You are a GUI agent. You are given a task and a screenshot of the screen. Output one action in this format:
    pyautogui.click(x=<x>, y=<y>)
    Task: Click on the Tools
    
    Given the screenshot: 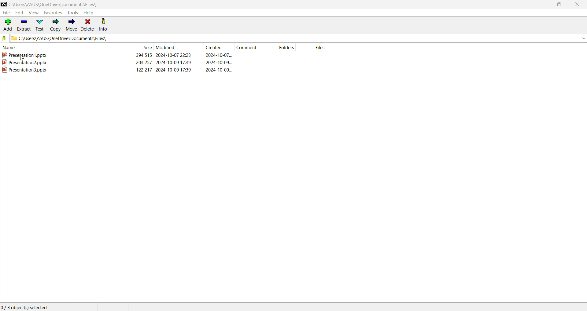 What is the action you would take?
    pyautogui.click(x=72, y=13)
    